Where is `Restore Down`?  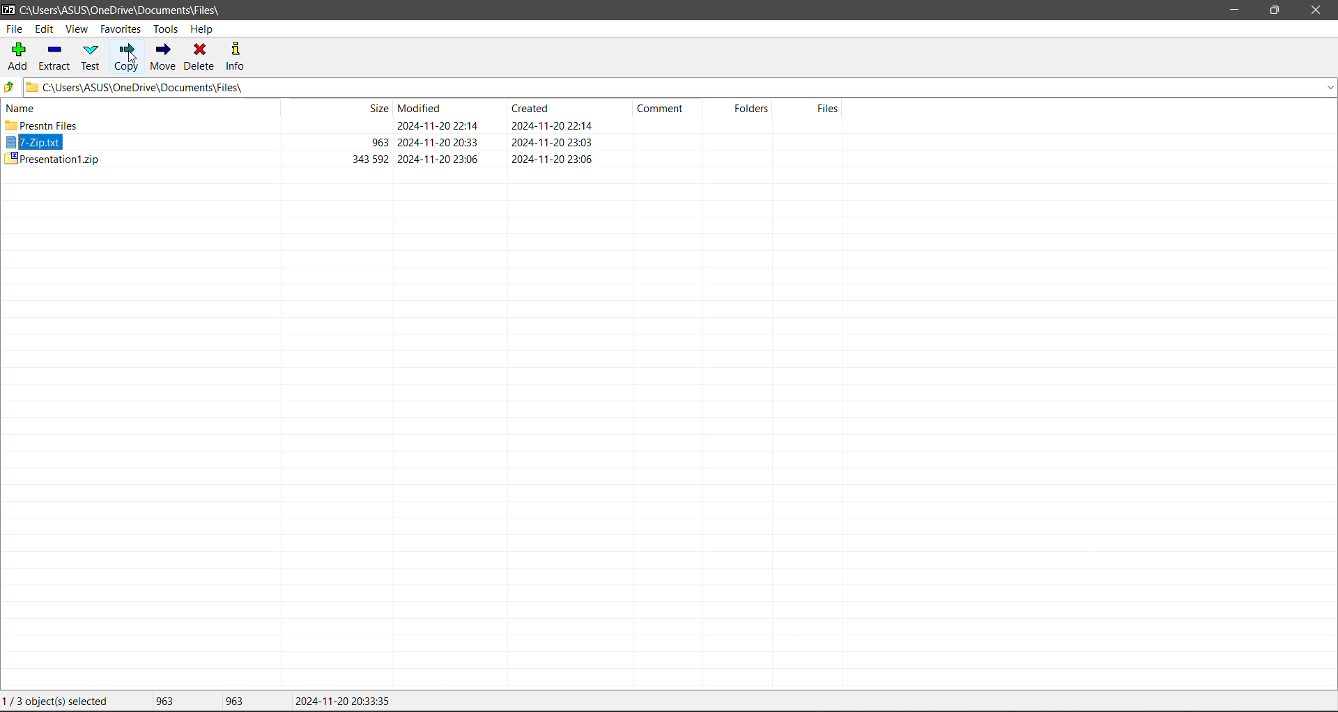 Restore Down is located at coordinates (1276, 10).